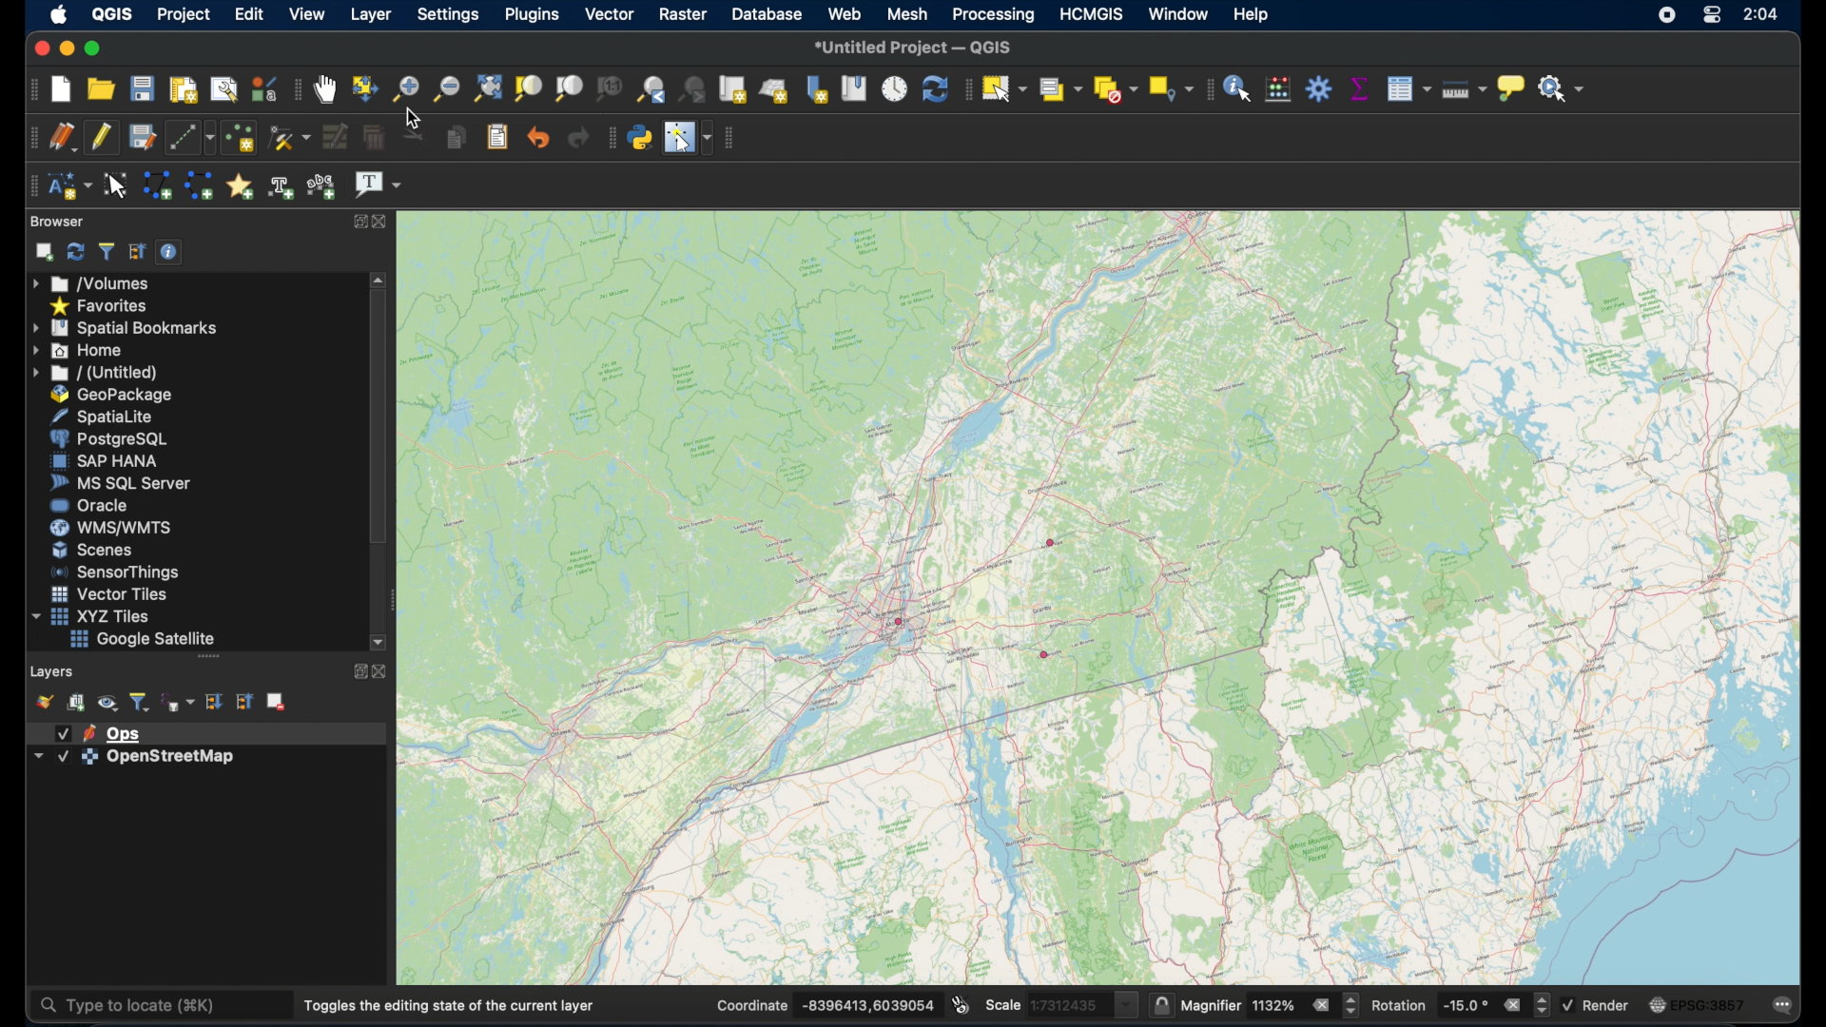  I want to click on open street map, so click(1049, 599).